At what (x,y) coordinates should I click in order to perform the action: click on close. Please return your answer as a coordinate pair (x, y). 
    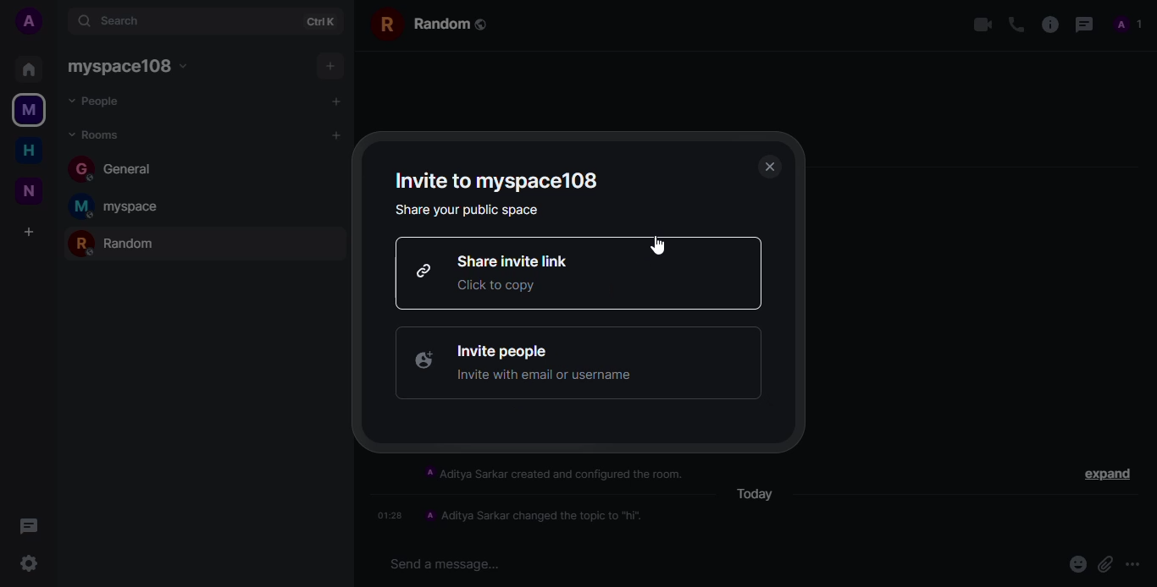
    Looking at the image, I should click on (771, 167).